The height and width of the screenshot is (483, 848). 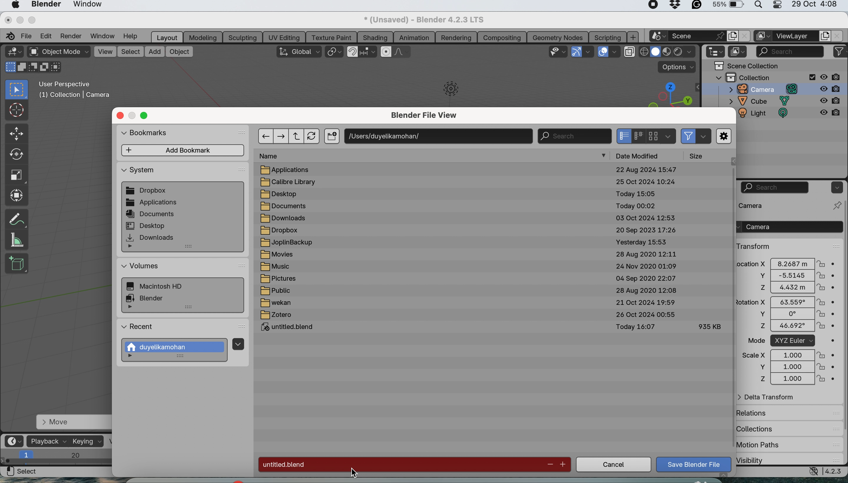 I want to click on search, so click(x=790, y=50).